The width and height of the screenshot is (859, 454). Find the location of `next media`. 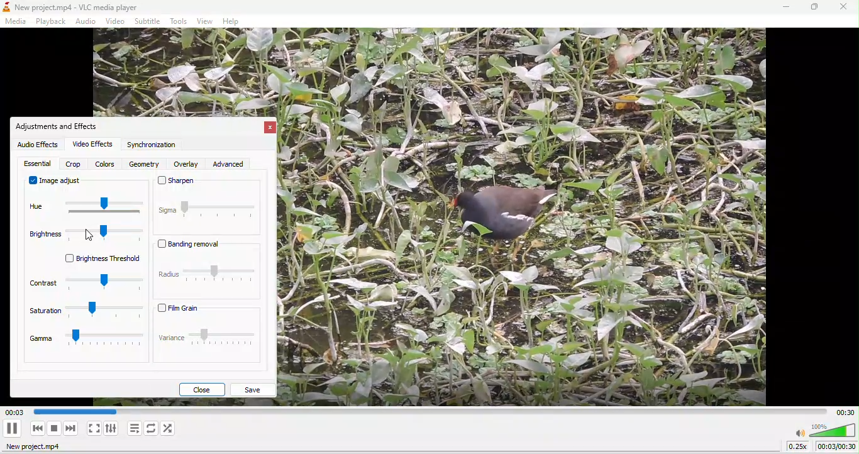

next media is located at coordinates (71, 430).